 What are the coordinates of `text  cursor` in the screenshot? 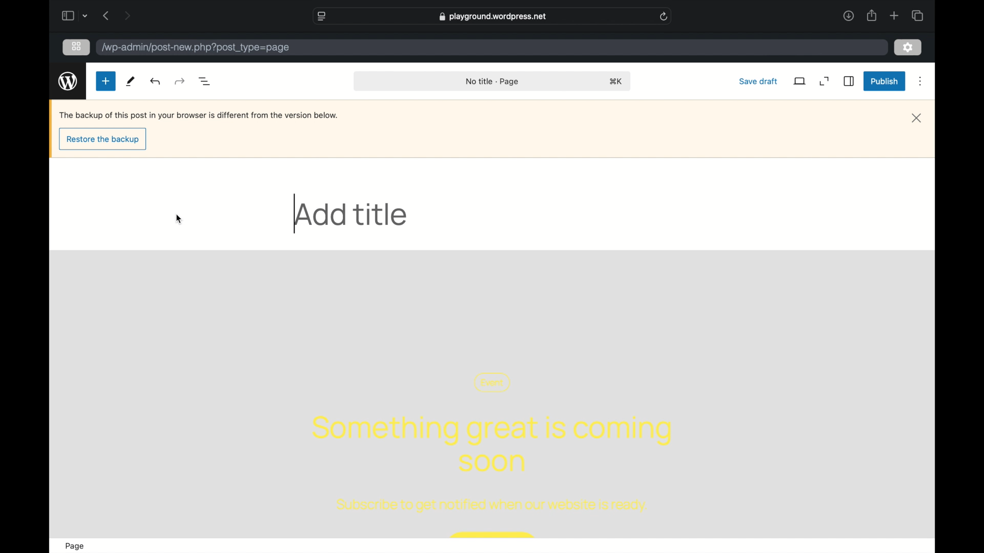 It's located at (296, 214).